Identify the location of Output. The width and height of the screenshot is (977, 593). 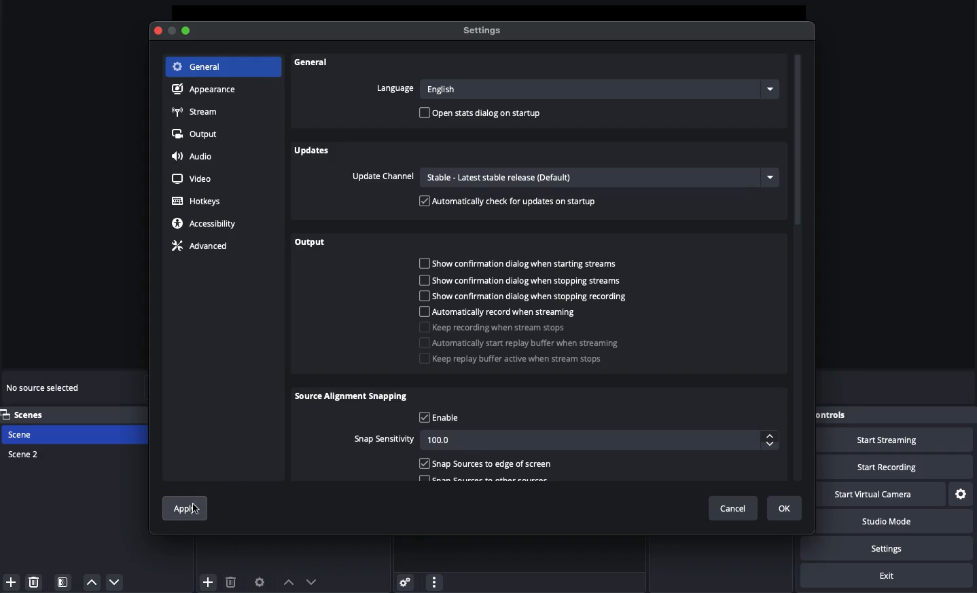
(197, 134).